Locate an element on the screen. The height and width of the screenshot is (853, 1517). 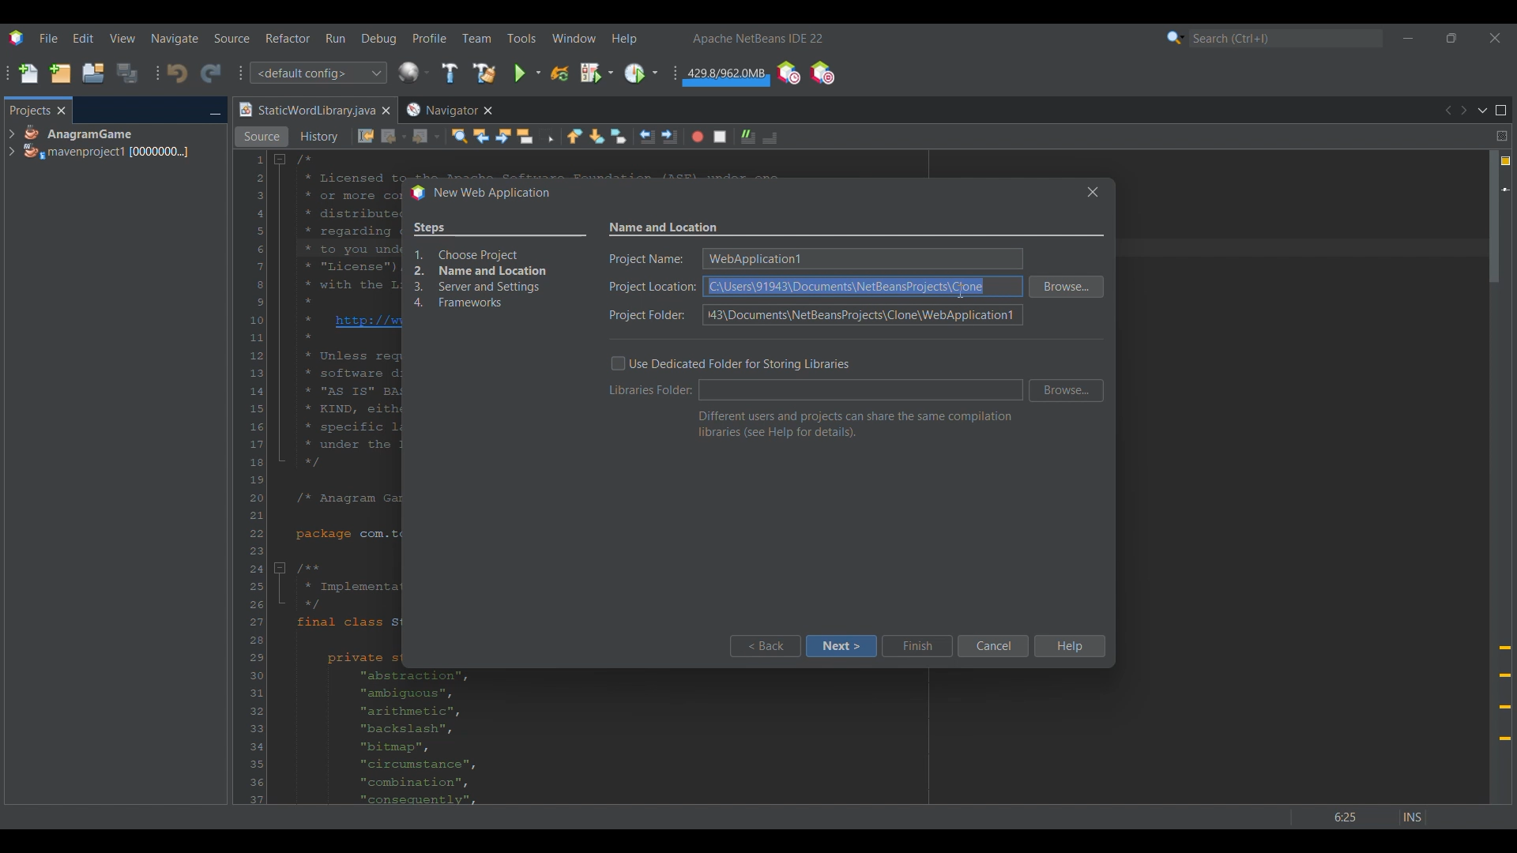
Close is located at coordinates (386, 111).